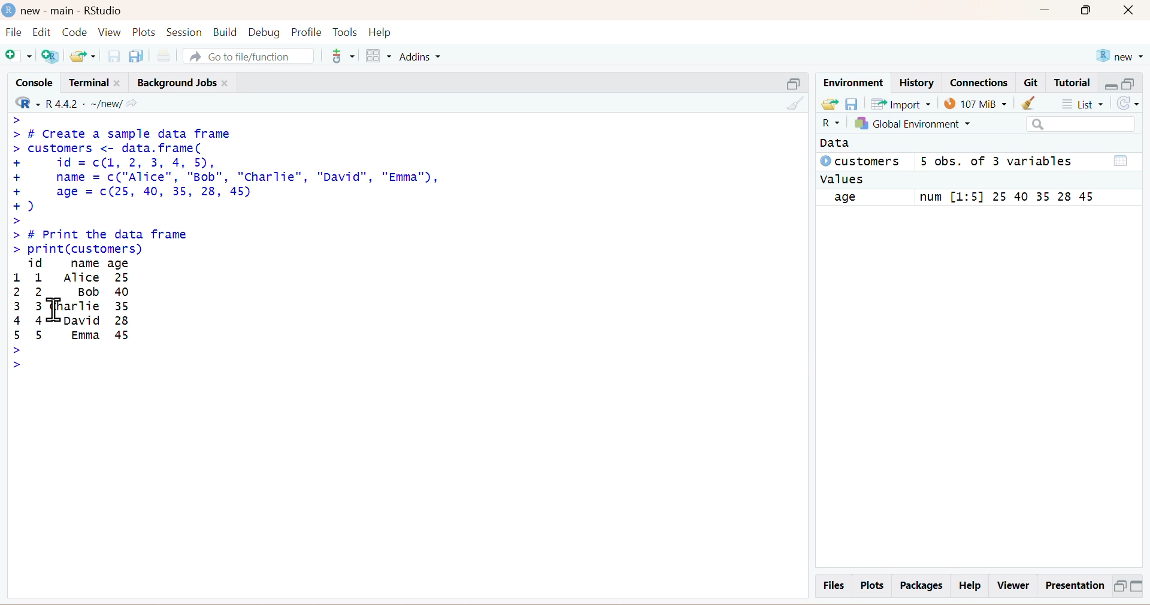  Describe the element at coordinates (13, 34) in the screenshot. I see `File` at that location.